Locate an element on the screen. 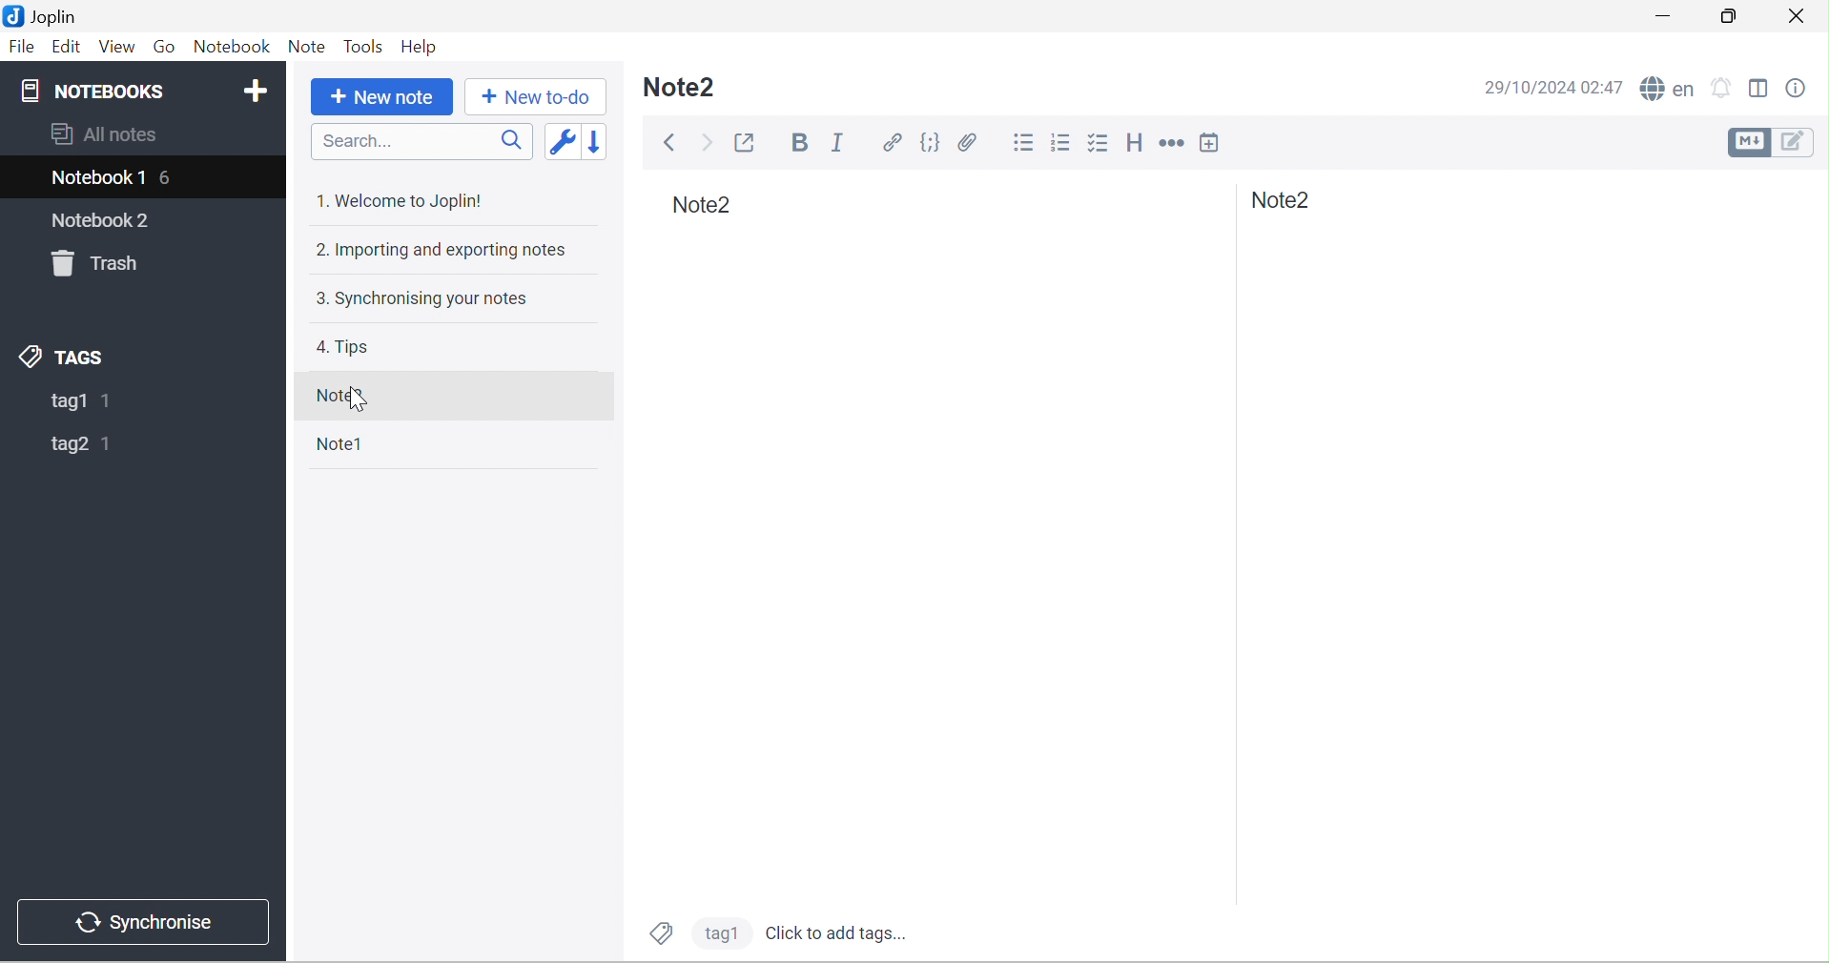 The width and height of the screenshot is (1829, 963). Heading is located at coordinates (1137, 145).